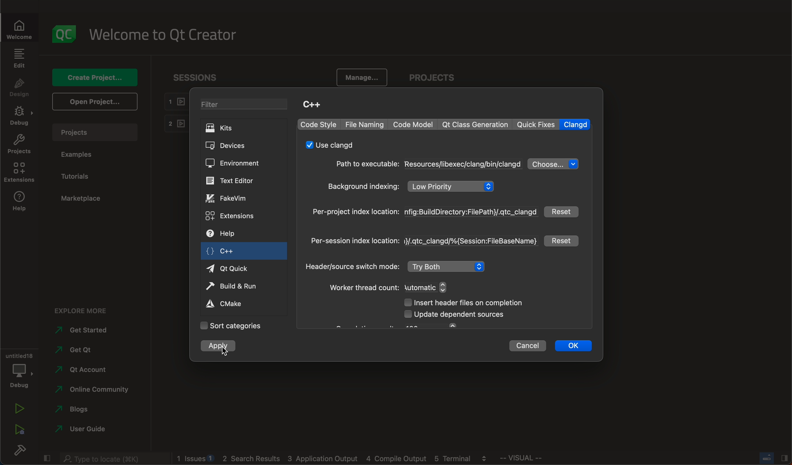 This screenshot has width=792, height=465. I want to click on create , so click(96, 78).